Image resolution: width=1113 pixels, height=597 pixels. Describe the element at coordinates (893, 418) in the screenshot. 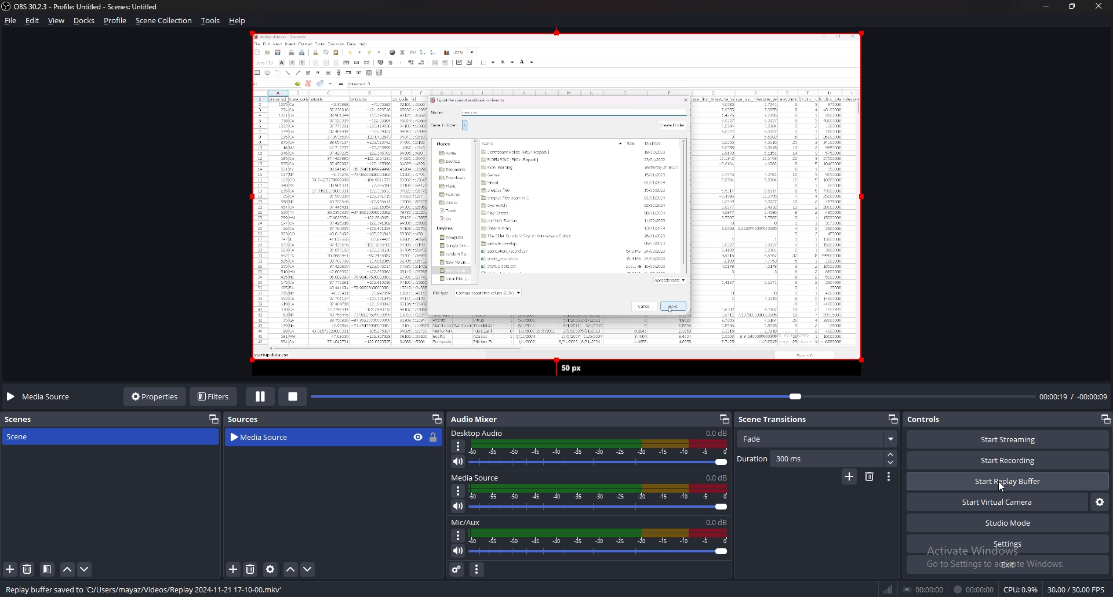

I see `pop out` at that location.